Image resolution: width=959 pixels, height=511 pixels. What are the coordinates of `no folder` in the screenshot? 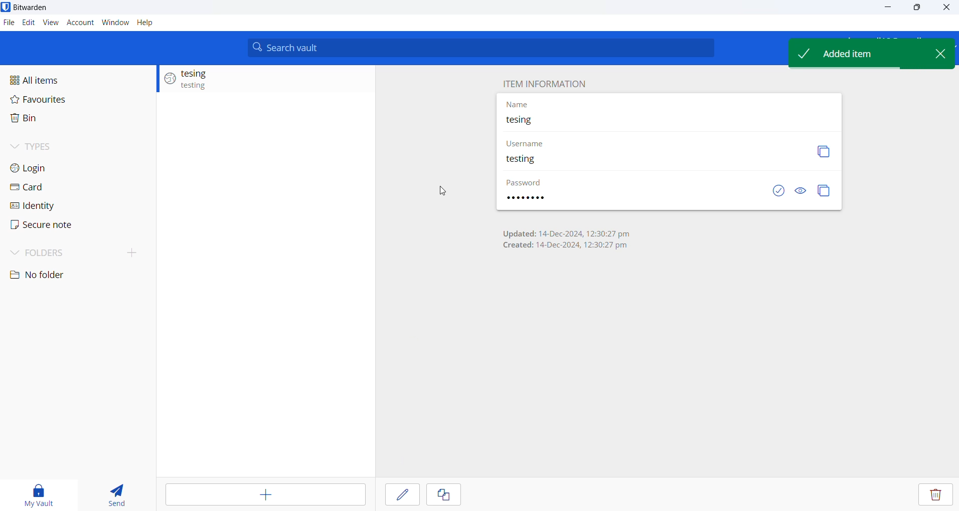 It's located at (68, 275).